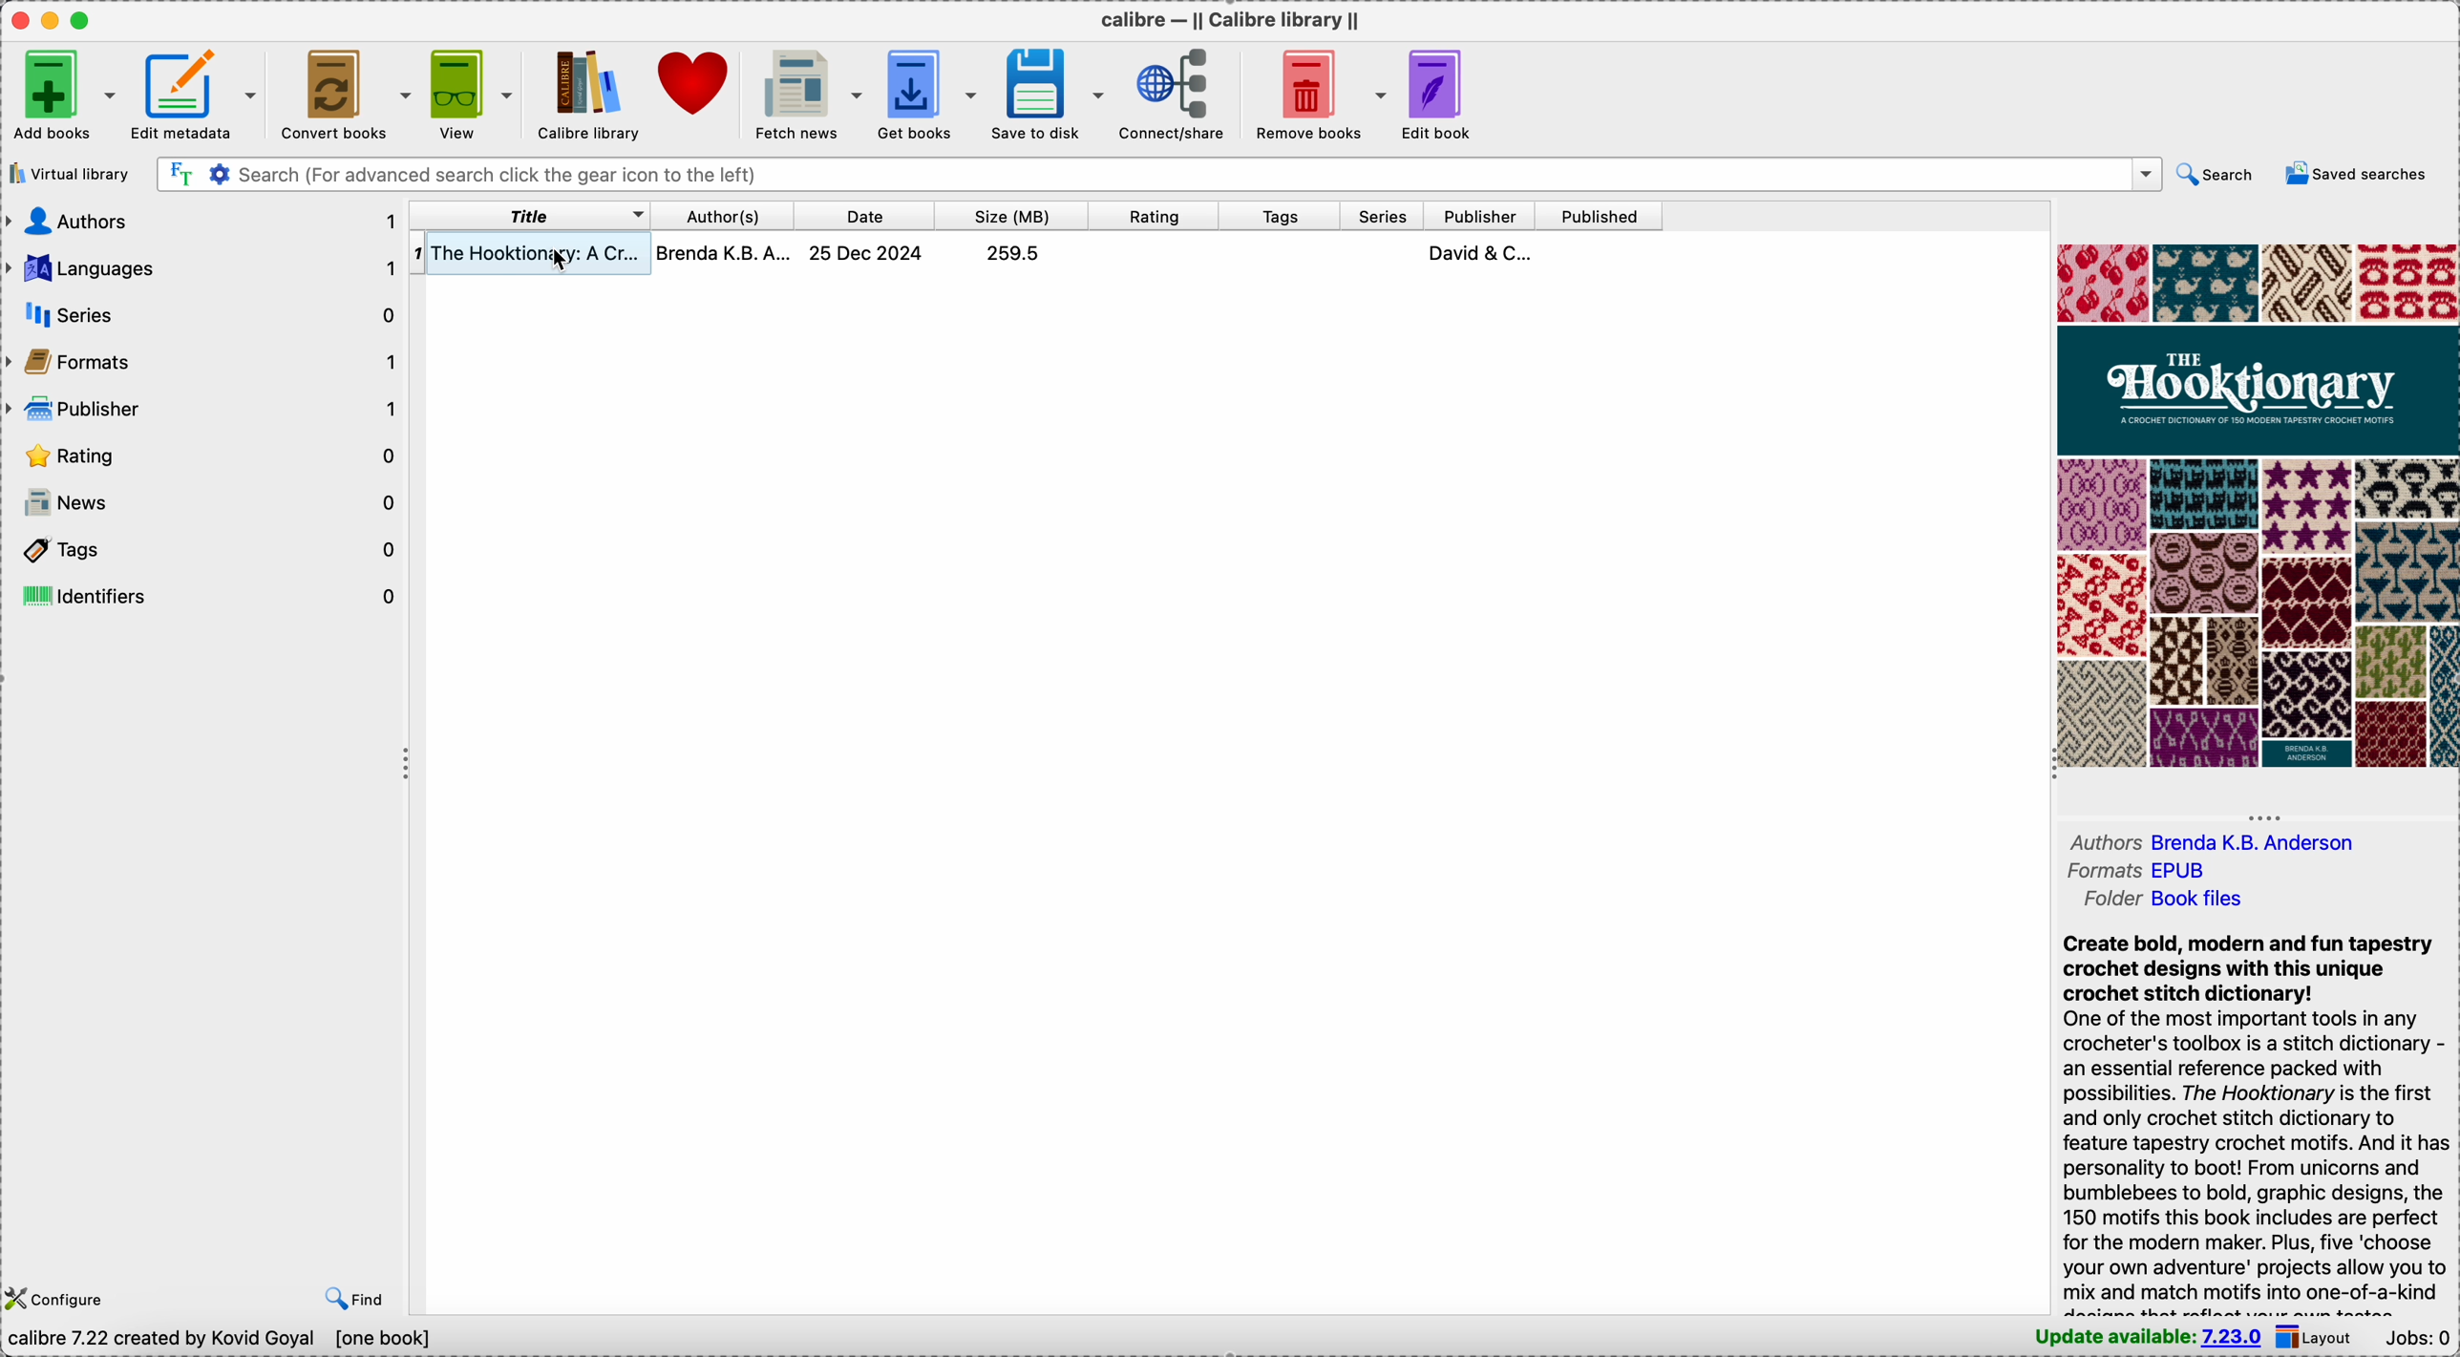 The image size is (2460, 1357). What do you see at coordinates (689, 86) in the screenshot?
I see `donate` at bounding box center [689, 86].